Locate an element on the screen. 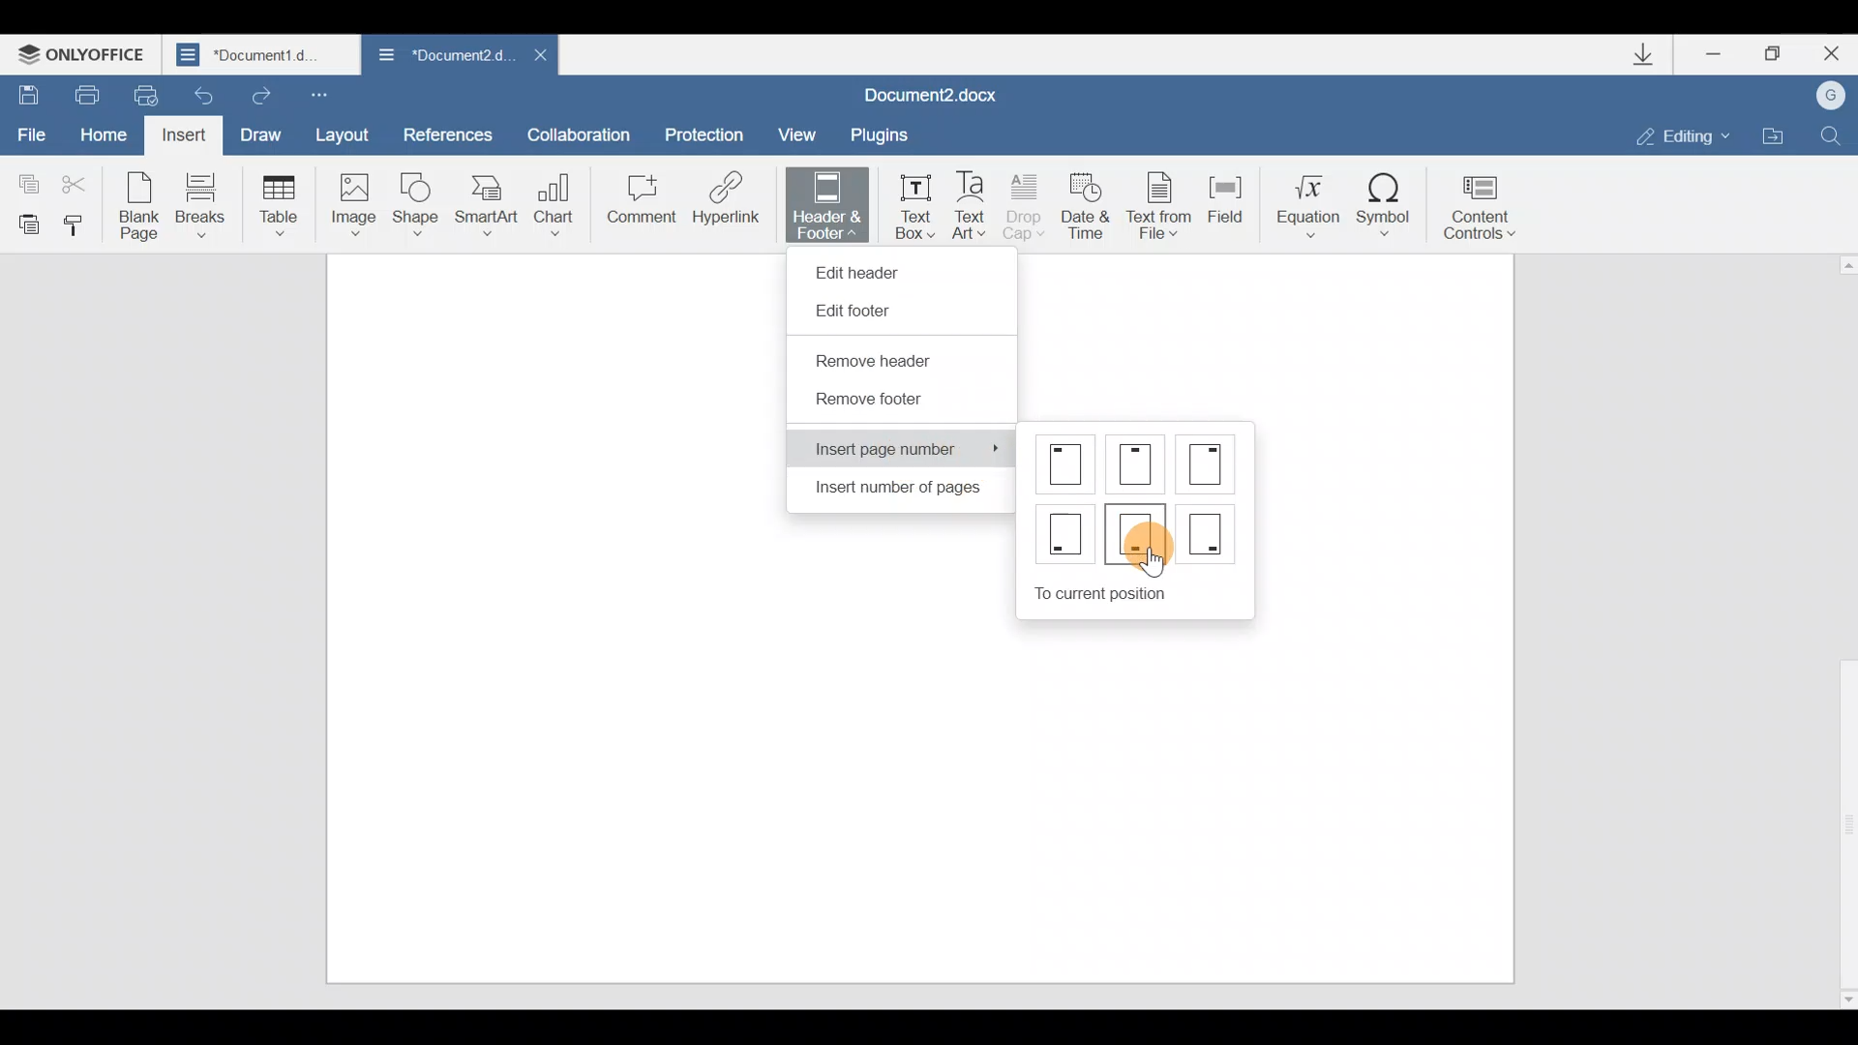 Image resolution: width=1858 pixels, height=1045 pixels. Account name is located at coordinates (1834, 96).